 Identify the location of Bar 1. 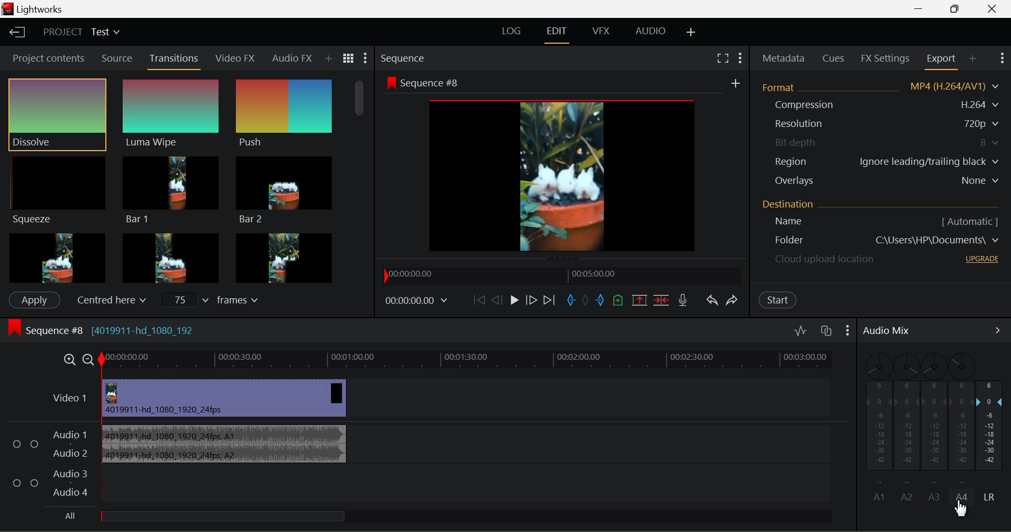
(171, 190).